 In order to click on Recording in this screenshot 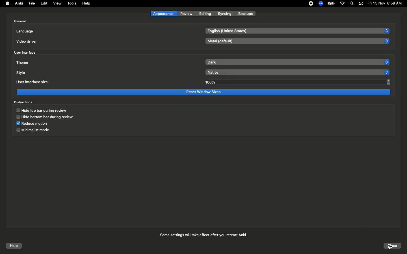, I will do `click(311, 3)`.